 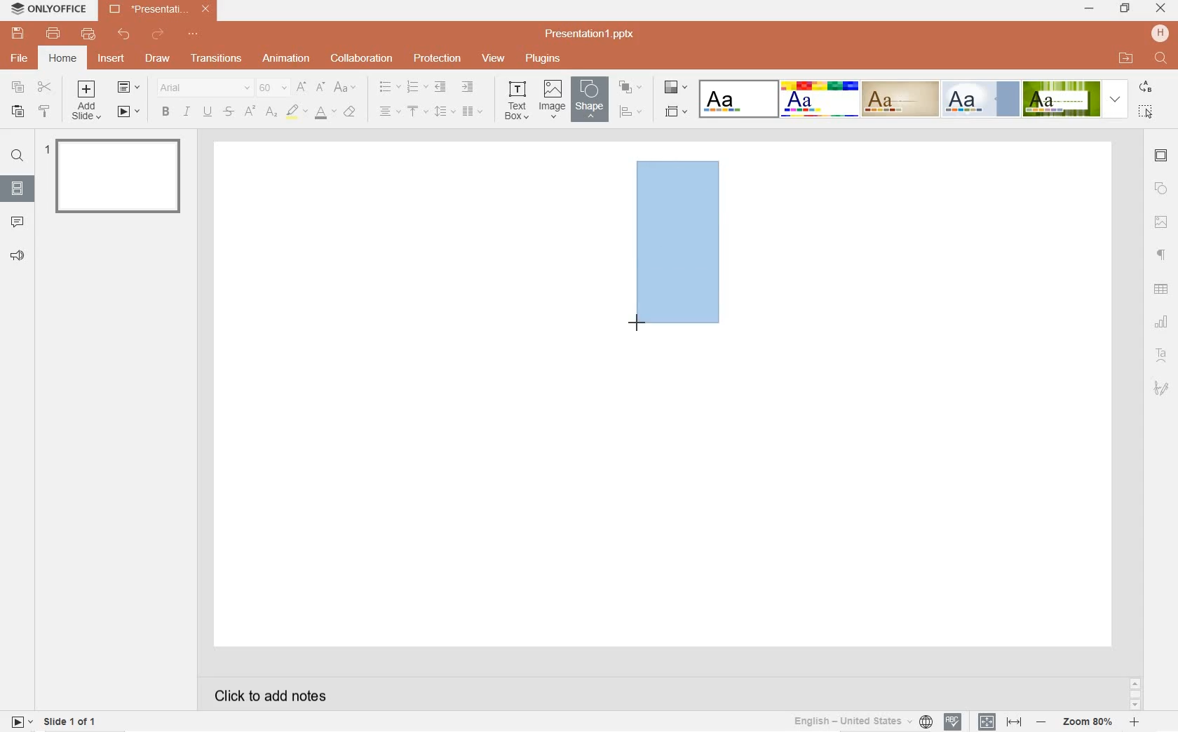 I want to click on collaboration, so click(x=363, y=58).